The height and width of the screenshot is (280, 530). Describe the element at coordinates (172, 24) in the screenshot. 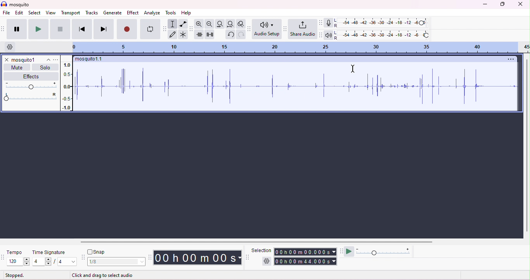

I see `selection` at that location.